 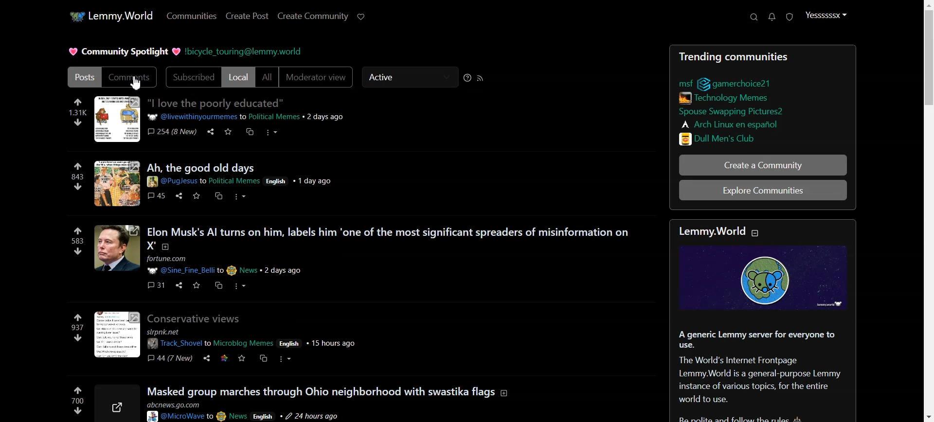 What do you see at coordinates (196, 195) in the screenshot?
I see `save` at bounding box center [196, 195].